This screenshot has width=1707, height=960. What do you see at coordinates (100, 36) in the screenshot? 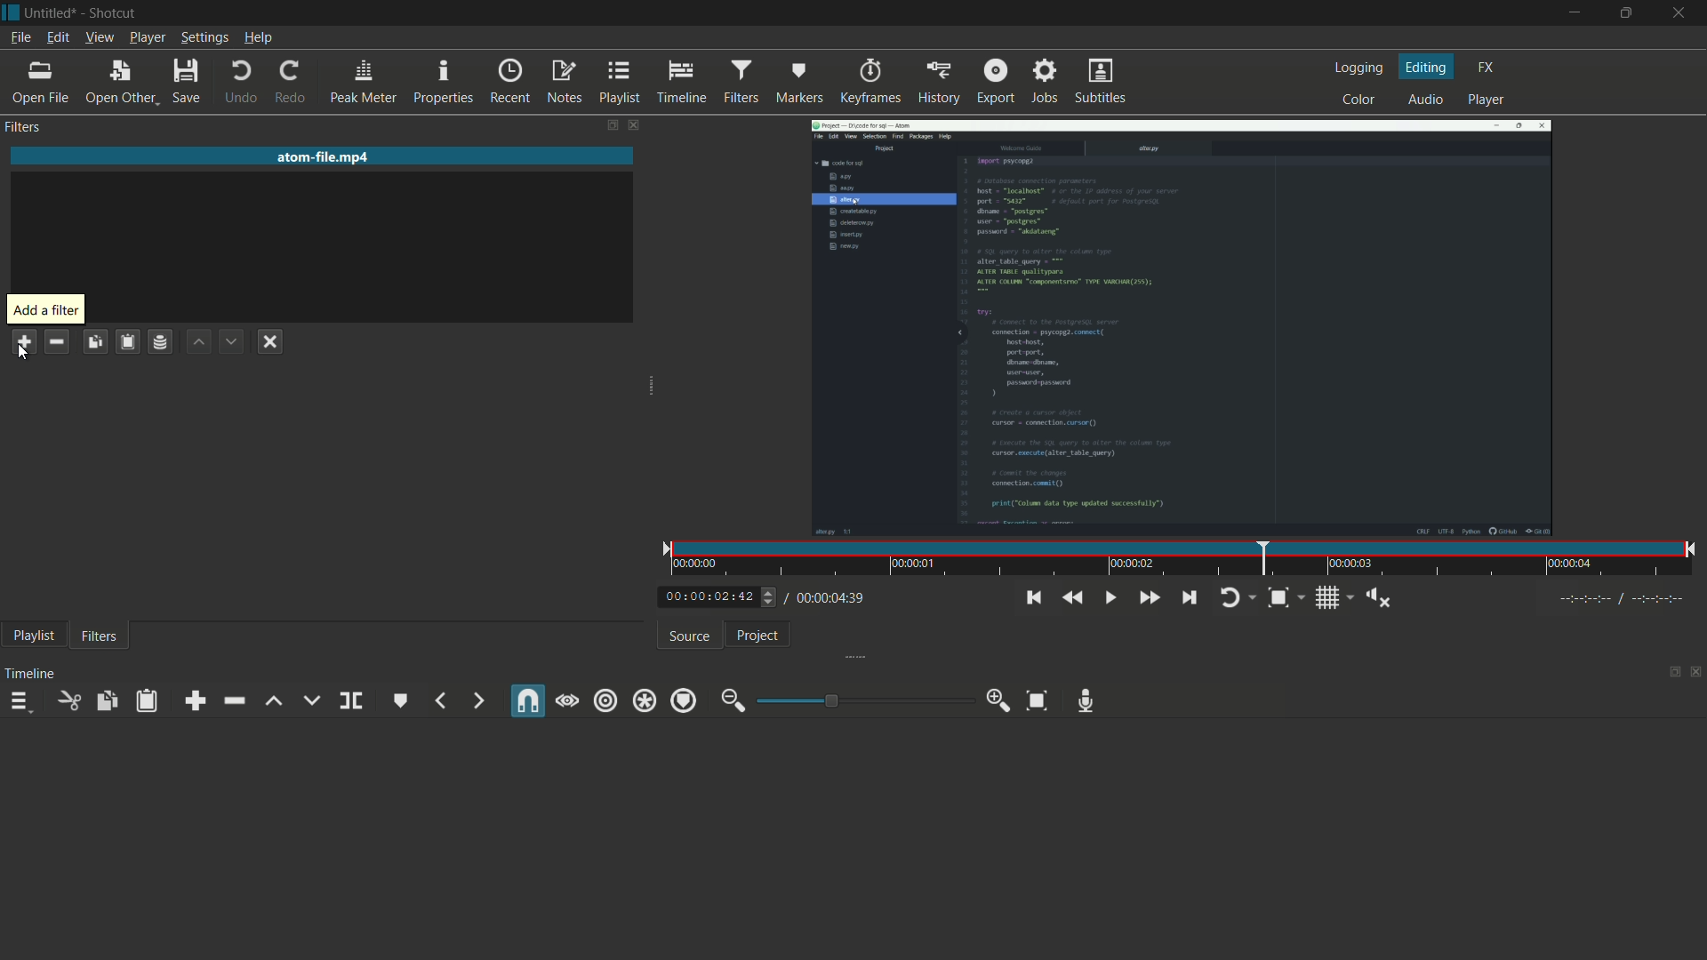
I see `view menu` at bounding box center [100, 36].